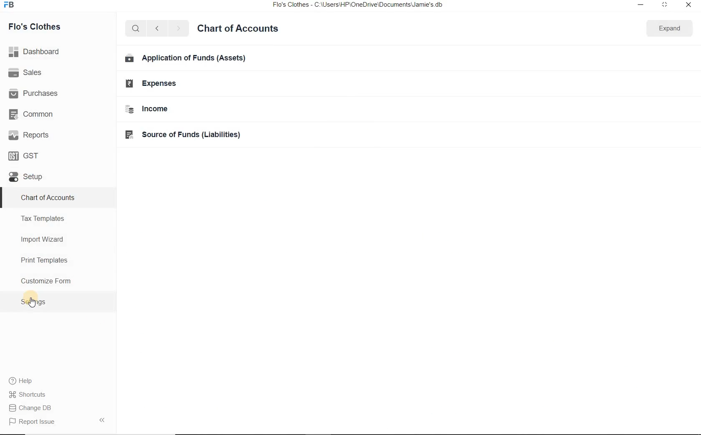 Image resolution: width=701 pixels, height=435 pixels. What do you see at coordinates (29, 136) in the screenshot?
I see `Reports` at bounding box center [29, 136].